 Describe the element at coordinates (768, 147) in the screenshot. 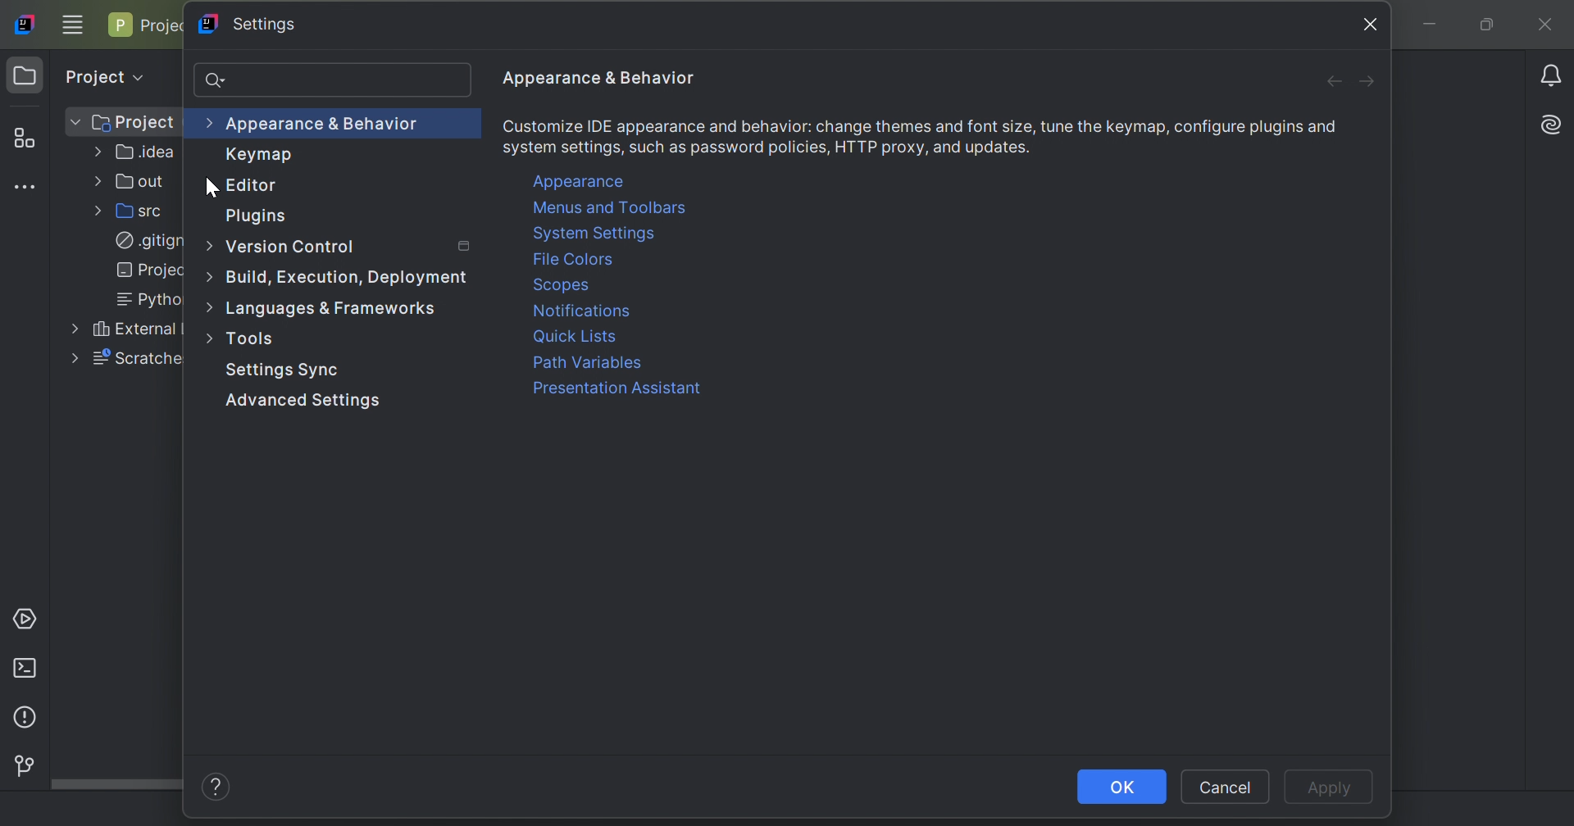

I see `system settings, such as password policies, HTTP proxy, and updates.` at that location.